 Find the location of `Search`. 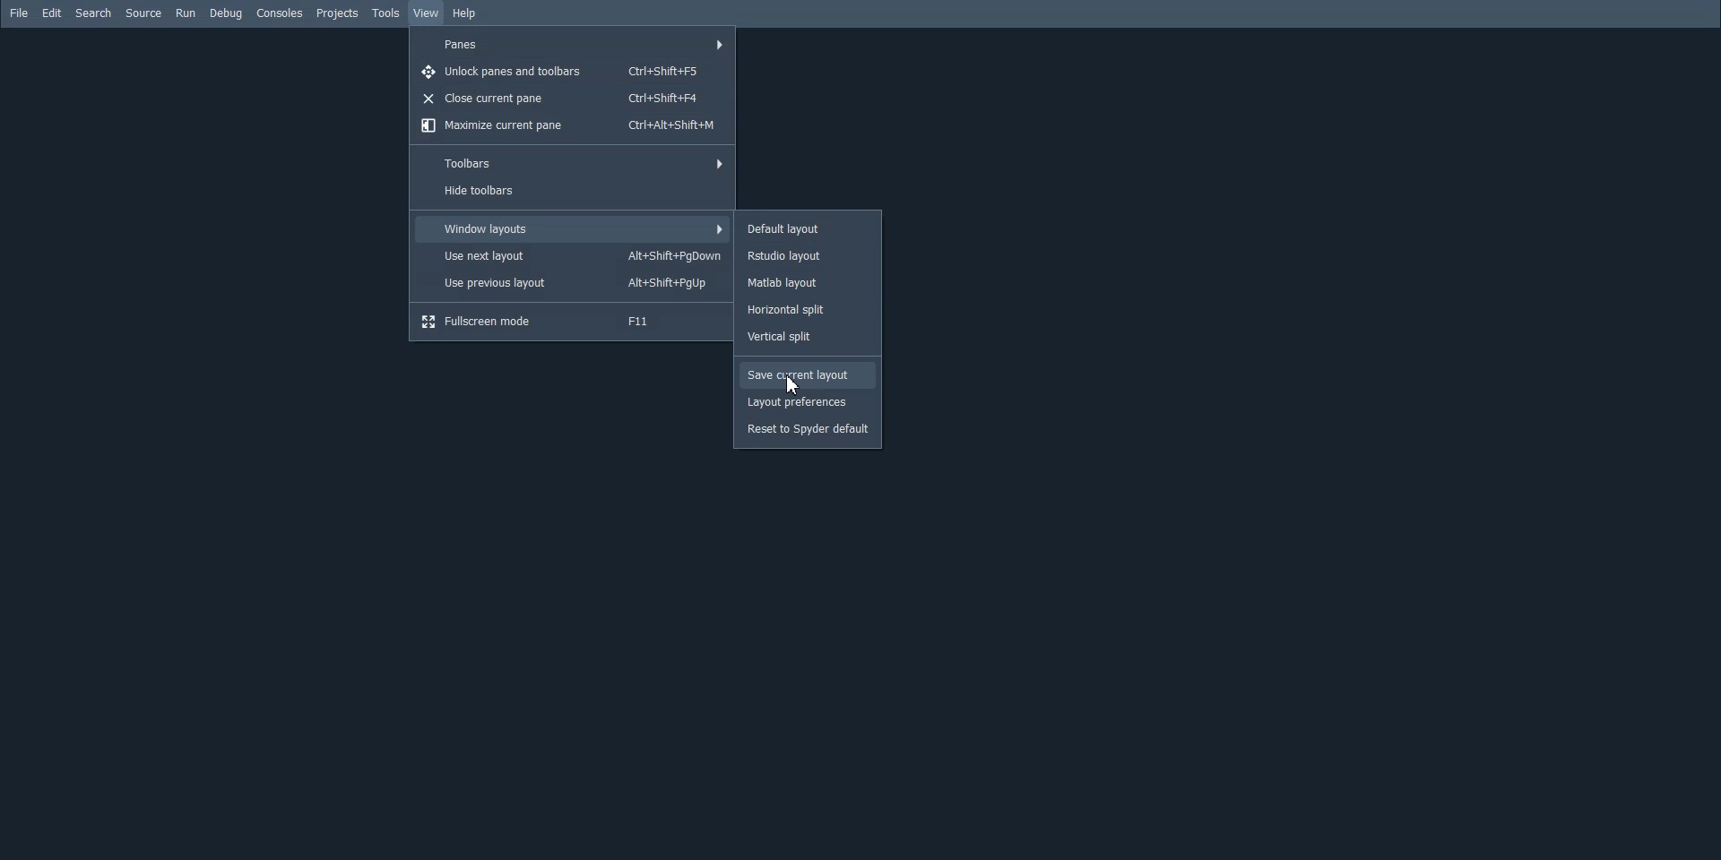

Search is located at coordinates (94, 13).